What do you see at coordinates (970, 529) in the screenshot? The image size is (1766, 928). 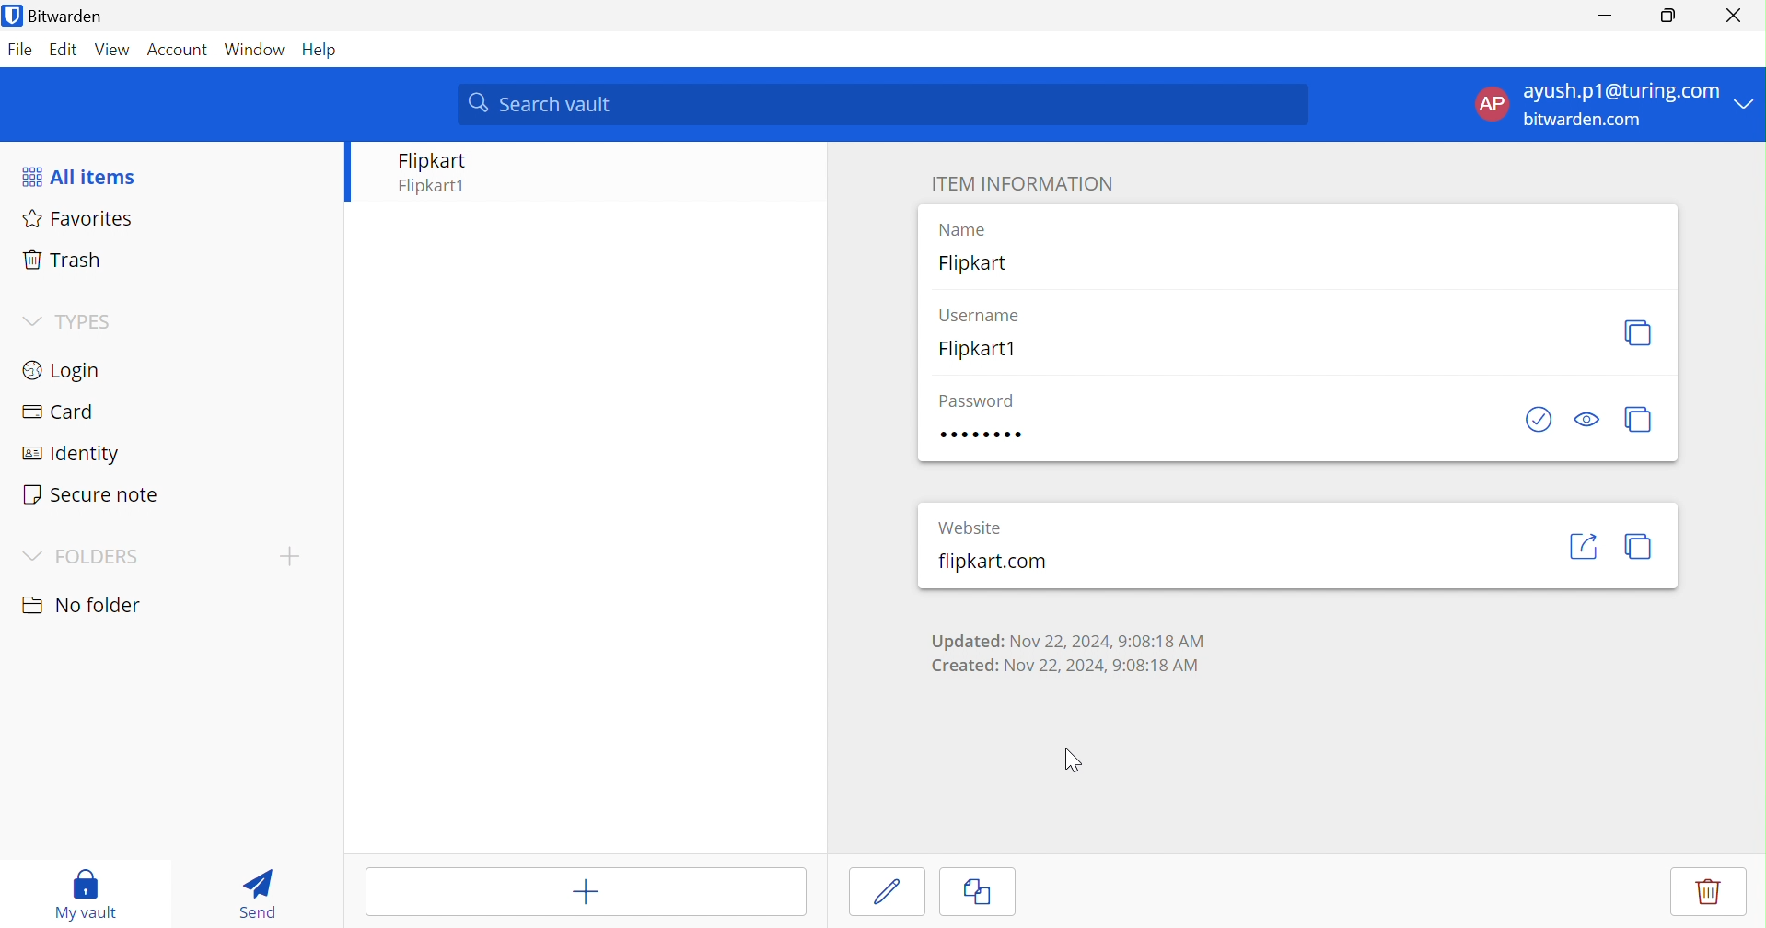 I see `Website` at bounding box center [970, 529].